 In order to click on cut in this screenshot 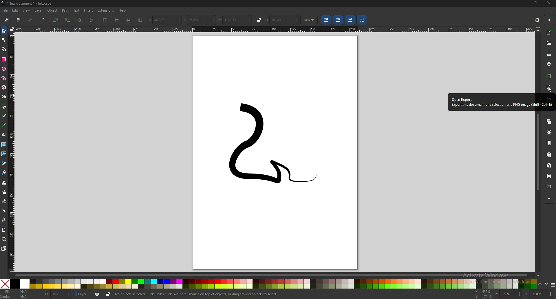, I will do `click(549, 132)`.